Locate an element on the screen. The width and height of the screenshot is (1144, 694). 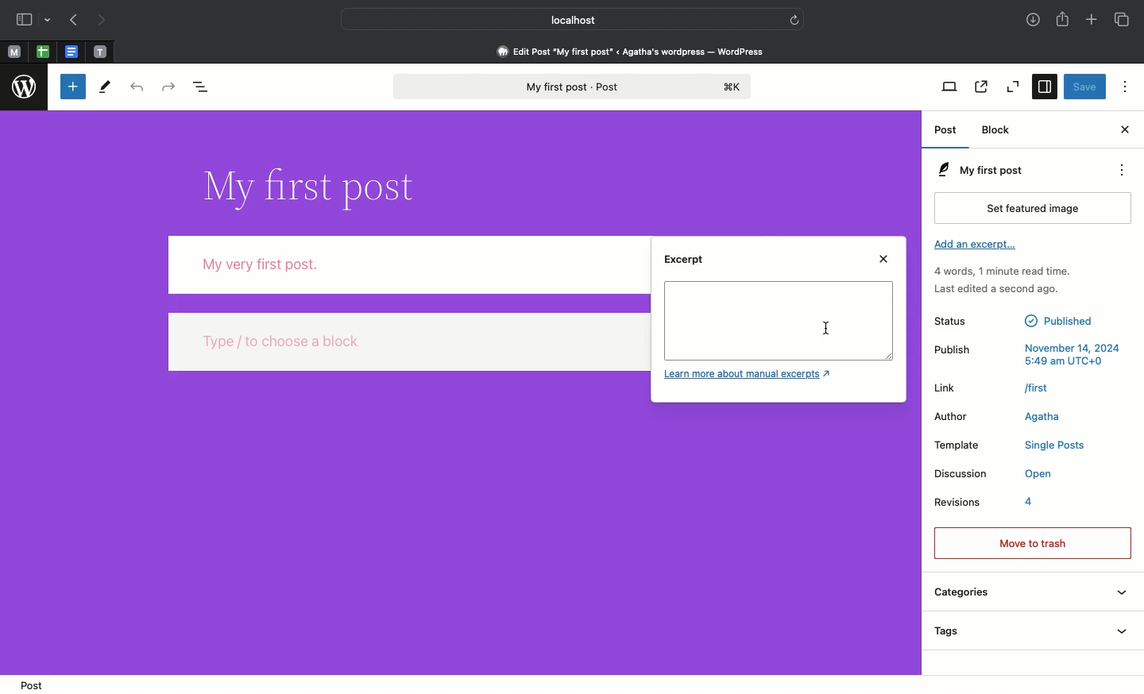
My very first post. is located at coordinates (407, 264).